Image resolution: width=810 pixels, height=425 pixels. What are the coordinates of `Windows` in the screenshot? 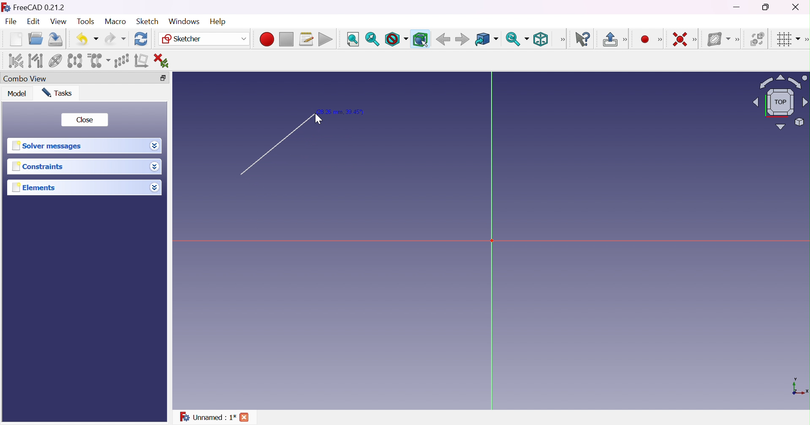 It's located at (183, 21).